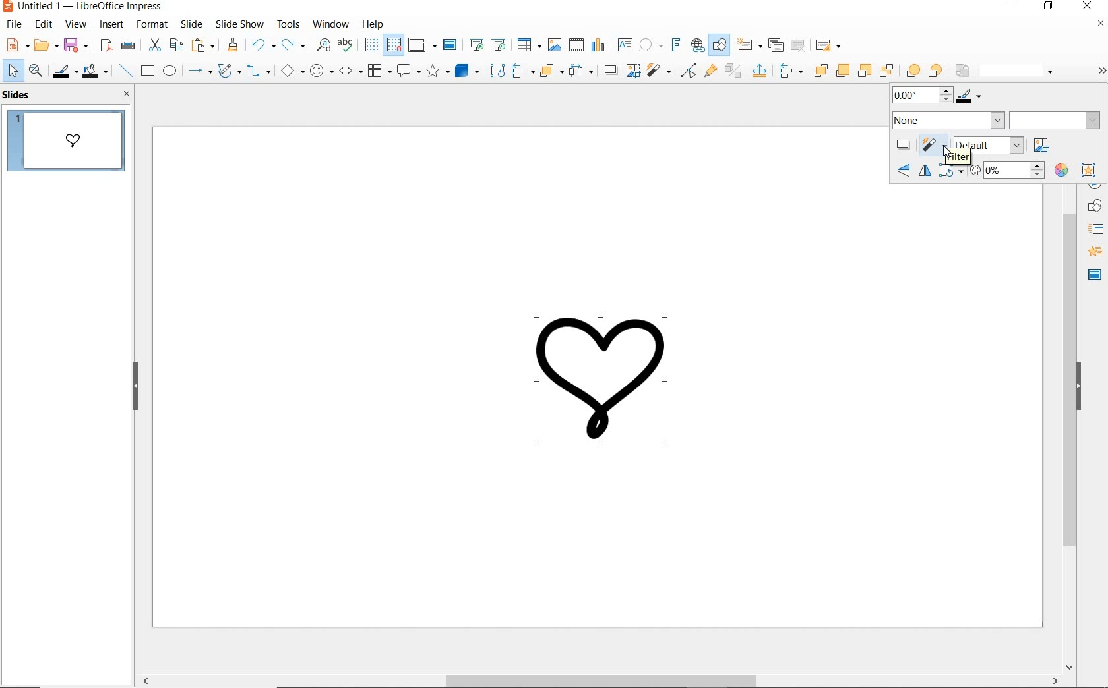 Image resolution: width=1108 pixels, height=688 pixels. I want to click on callout shapes, so click(408, 70).